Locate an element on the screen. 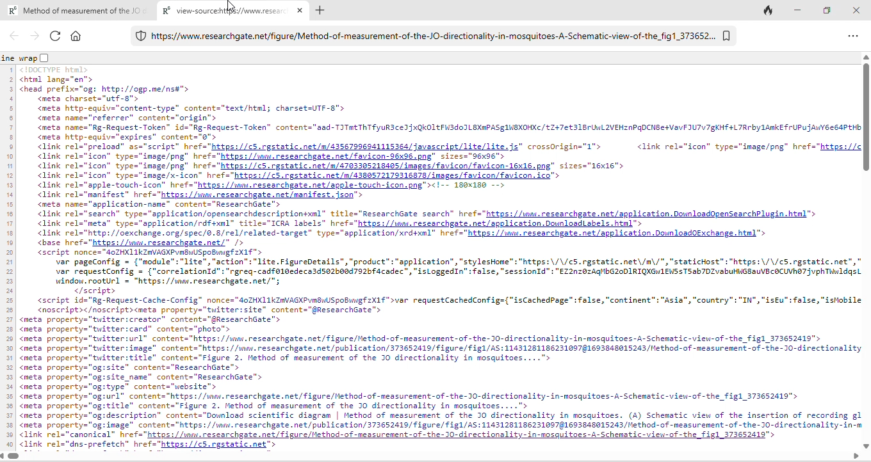 Image resolution: width=871 pixels, height=462 pixels. move up is located at coordinates (865, 57).